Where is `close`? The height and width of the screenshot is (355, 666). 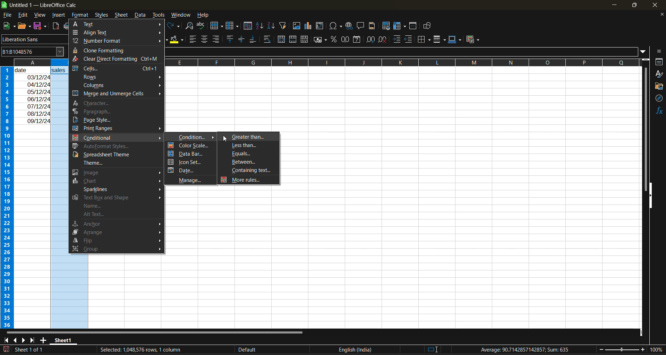 close is located at coordinates (659, 6).